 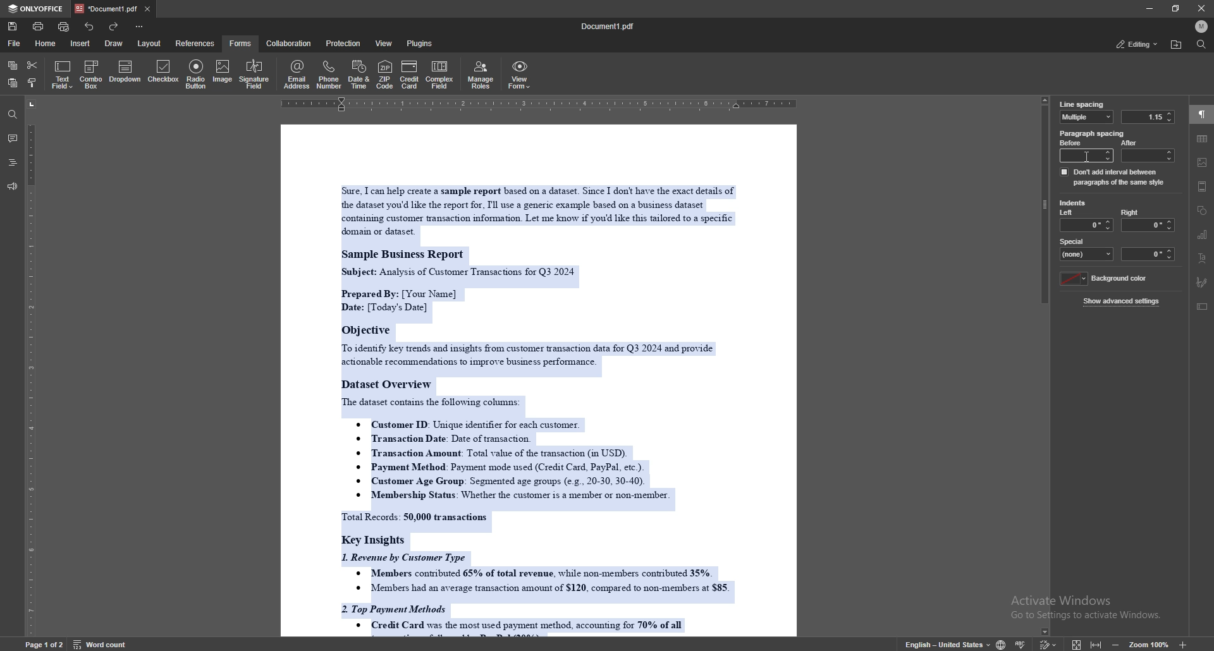 What do you see at coordinates (149, 44) in the screenshot?
I see `layout` at bounding box center [149, 44].